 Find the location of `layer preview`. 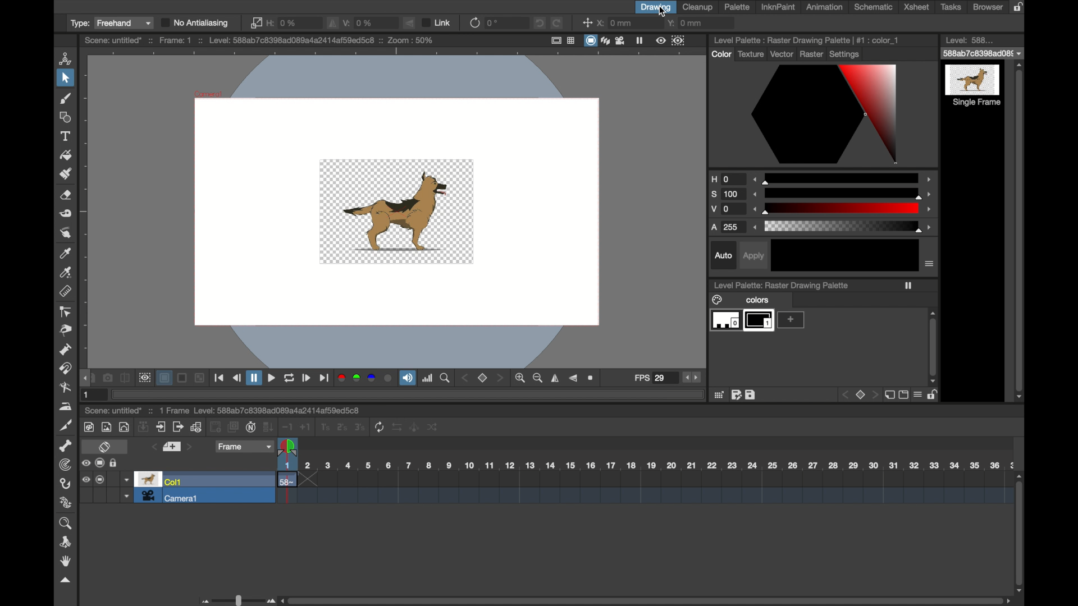

layer preview is located at coordinates (791, 319).